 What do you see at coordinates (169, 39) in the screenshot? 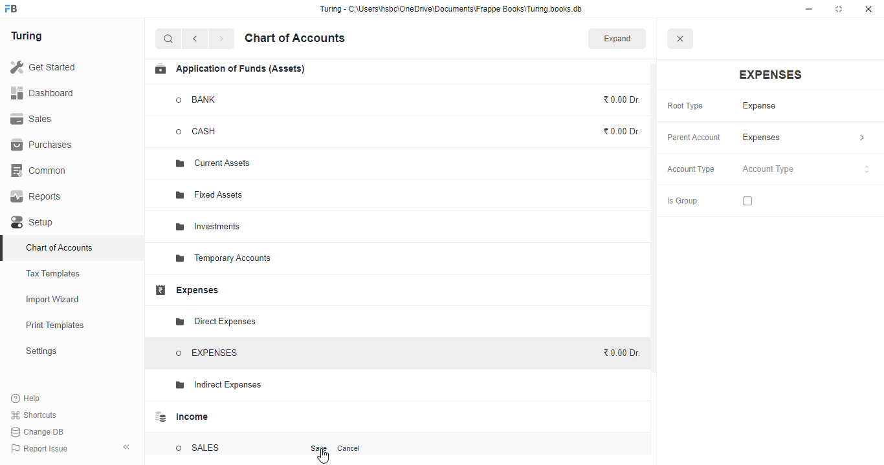
I see `search` at bounding box center [169, 39].